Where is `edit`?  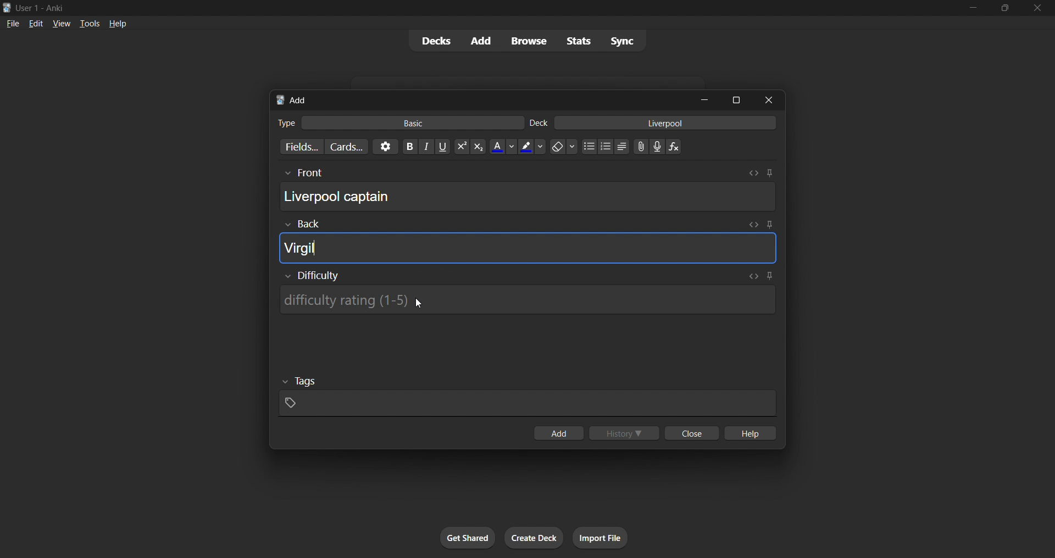 edit is located at coordinates (36, 23).